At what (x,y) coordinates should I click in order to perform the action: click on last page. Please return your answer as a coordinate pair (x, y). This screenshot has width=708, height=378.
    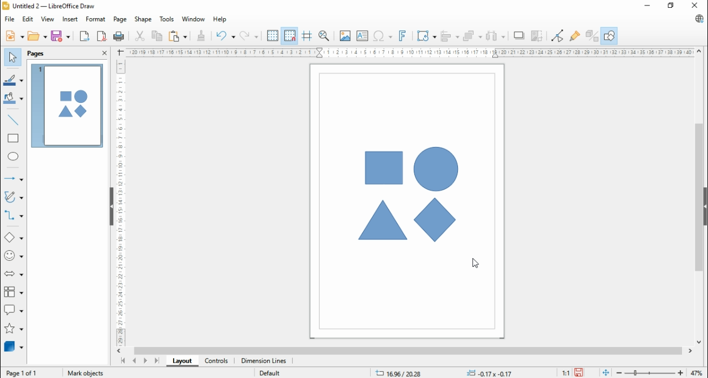
    Looking at the image, I should click on (157, 361).